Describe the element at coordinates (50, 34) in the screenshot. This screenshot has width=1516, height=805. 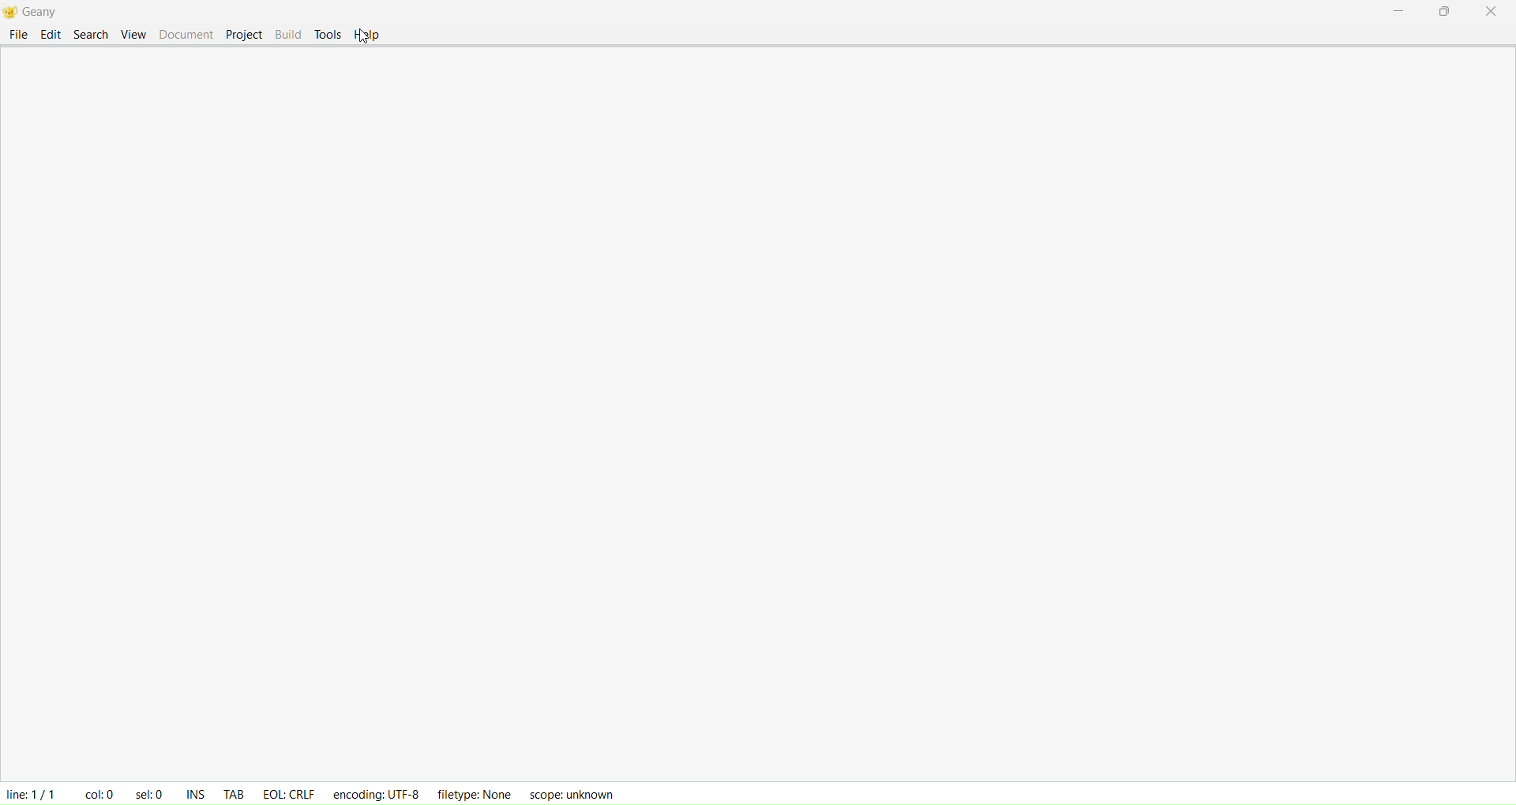
I see `edit` at that location.